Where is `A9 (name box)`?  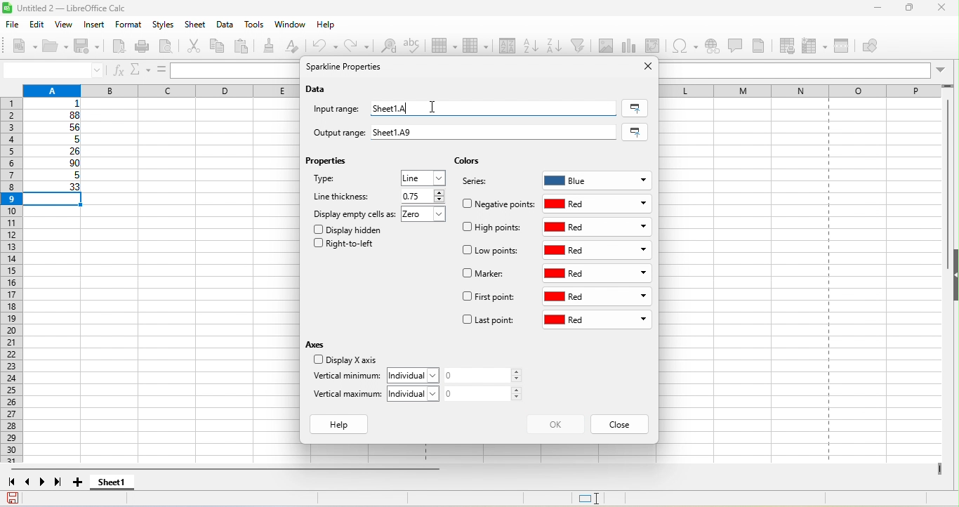 A9 (name box) is located at coordinates (53, 70).